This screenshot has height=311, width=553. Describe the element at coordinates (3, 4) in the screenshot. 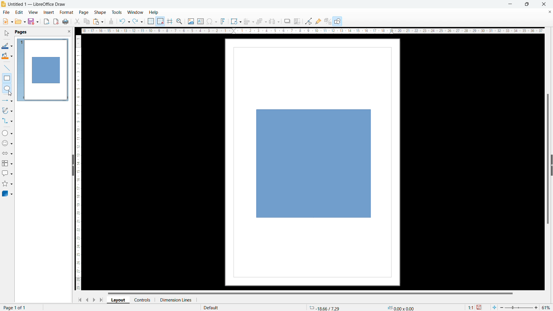

I see `logo` at that location.